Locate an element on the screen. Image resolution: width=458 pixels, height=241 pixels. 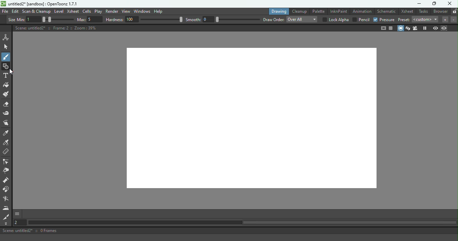
3D view is located at coordinates (409, 28).